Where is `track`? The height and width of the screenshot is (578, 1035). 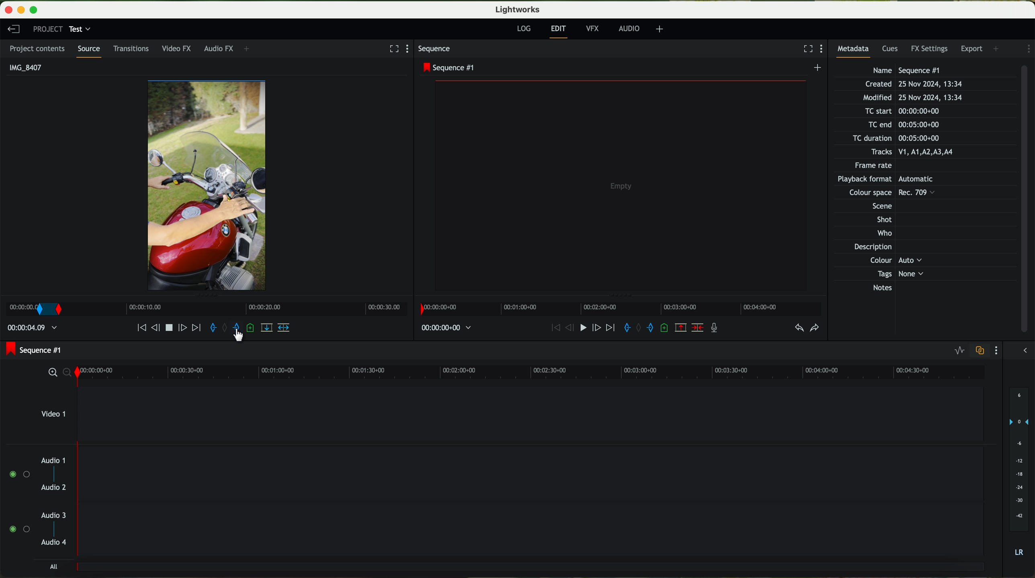 track is located at coordinates (533, 530).